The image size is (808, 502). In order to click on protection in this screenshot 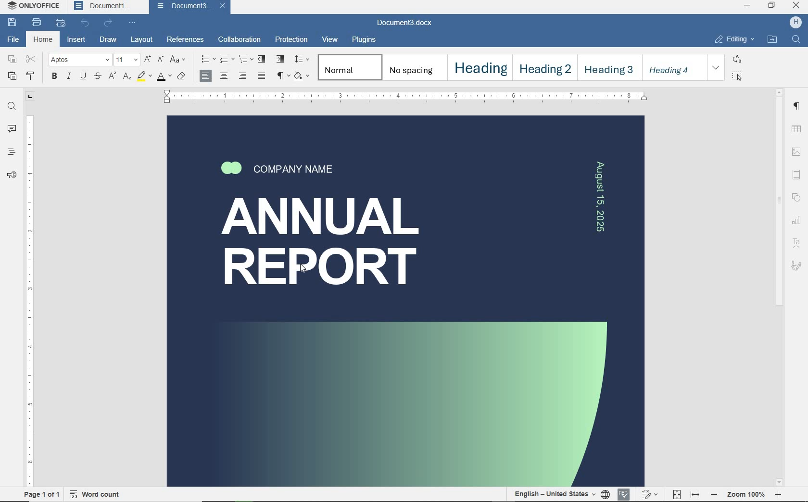, I will do `click(290, 39)`.